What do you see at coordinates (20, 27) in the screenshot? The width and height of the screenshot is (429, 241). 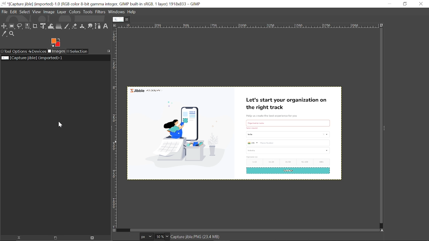 I see `Free select tool` at bounding box center [20, 27].